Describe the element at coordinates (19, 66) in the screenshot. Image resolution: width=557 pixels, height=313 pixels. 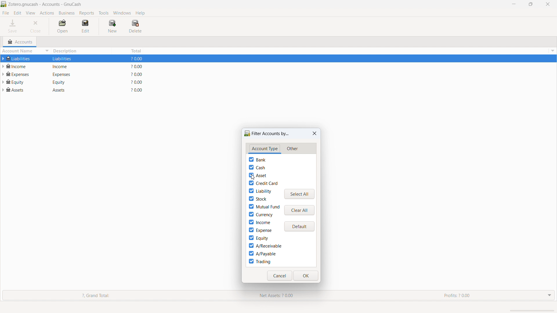
I see `income` at that location.